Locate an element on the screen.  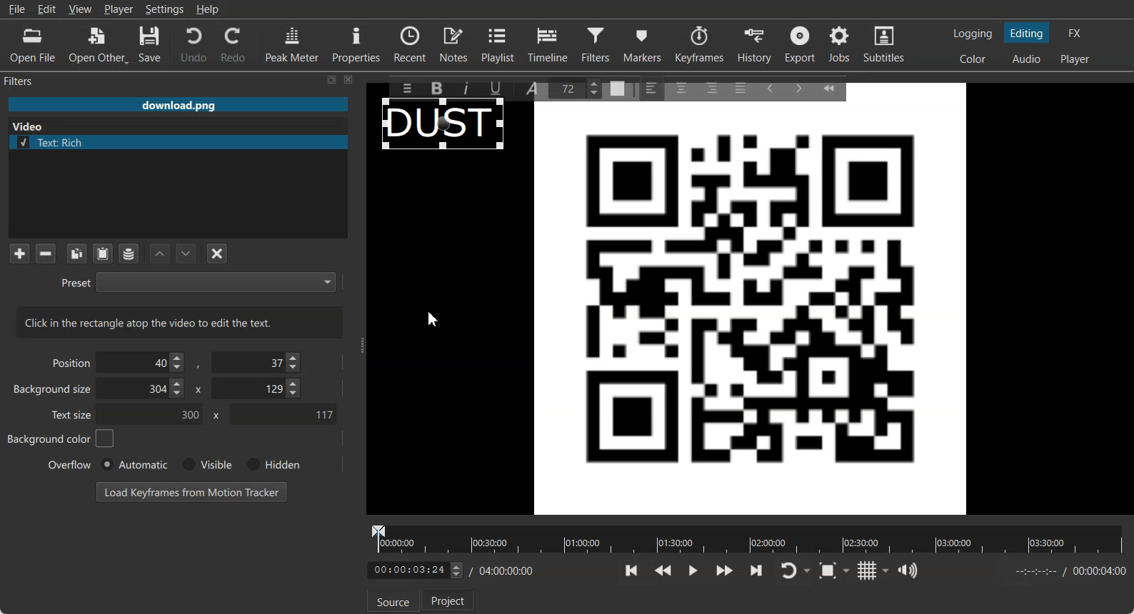
Open File is located at coordinates (33, 46).